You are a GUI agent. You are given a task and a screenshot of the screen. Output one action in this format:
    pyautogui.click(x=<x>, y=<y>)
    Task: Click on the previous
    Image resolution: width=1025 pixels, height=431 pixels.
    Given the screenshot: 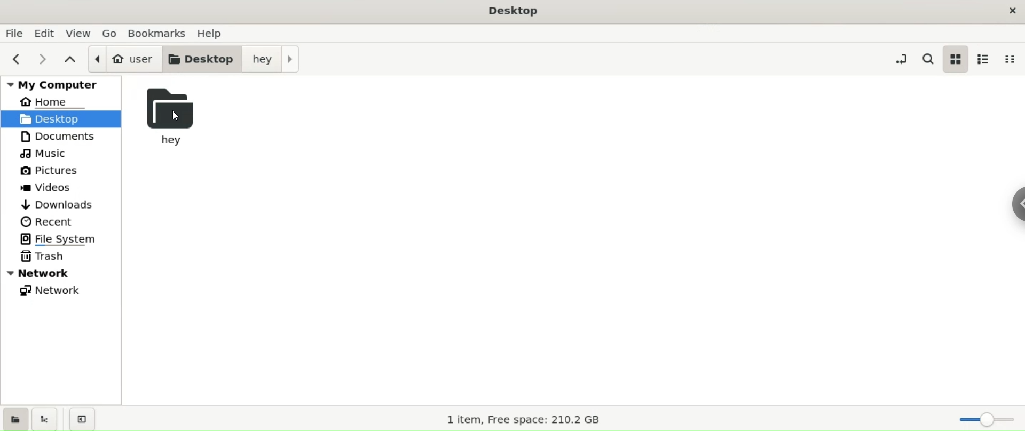 What is the action you would take?
    pyautogui.click(x=19, y=58)
    